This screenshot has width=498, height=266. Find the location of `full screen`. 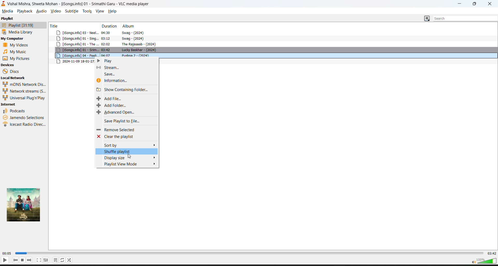

full screen is located at coordinates (38, 260).